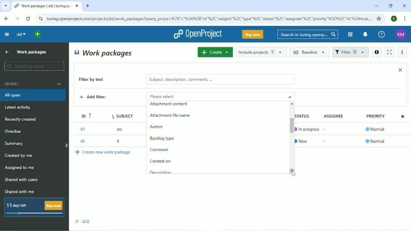  Describe the element at coordinates (376, 130) in the screenshot. I see `Normal` at that location.